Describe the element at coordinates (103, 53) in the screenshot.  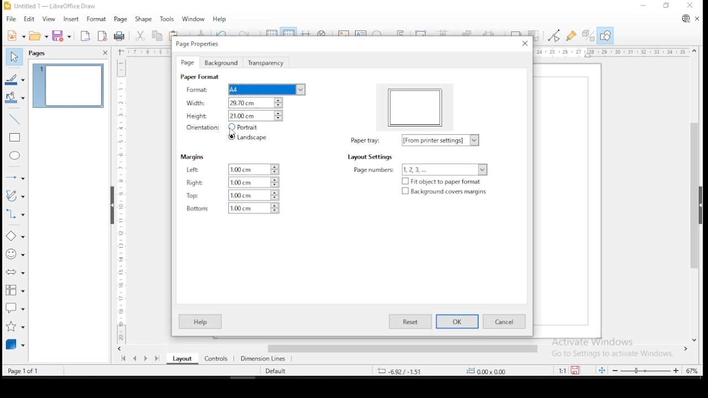
I see `close pane` at that location.